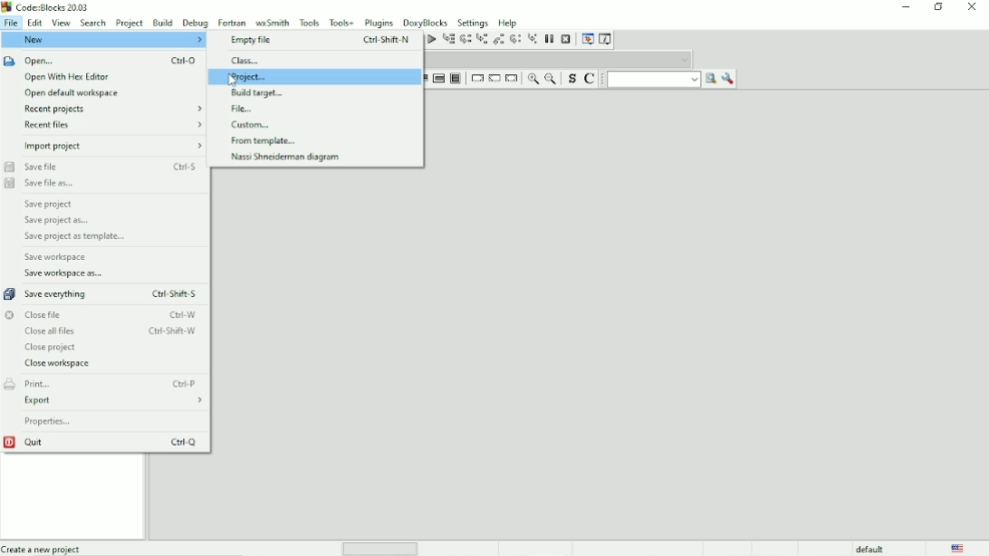 This screenshot has height=556, width=989. Describe the element at coordinates (45, 7) in the screenshot. I see `Title` at that location.